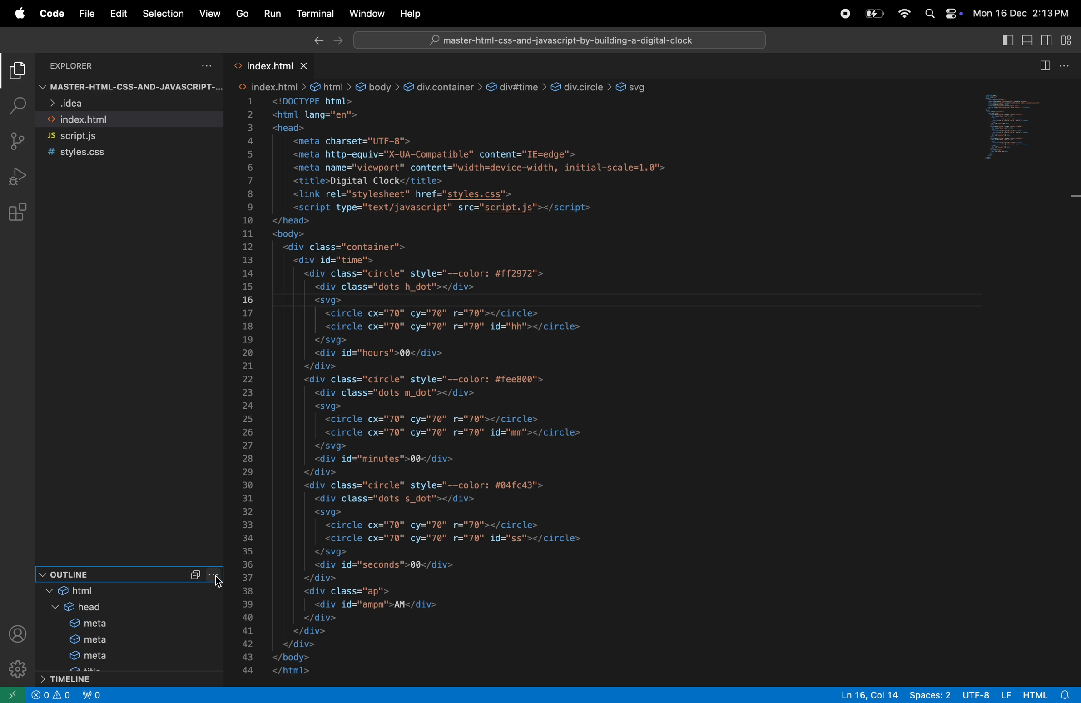  What do you see at coordinates (930, 14) in the screenshot?
I see `search` at bounding box center [930, 14].